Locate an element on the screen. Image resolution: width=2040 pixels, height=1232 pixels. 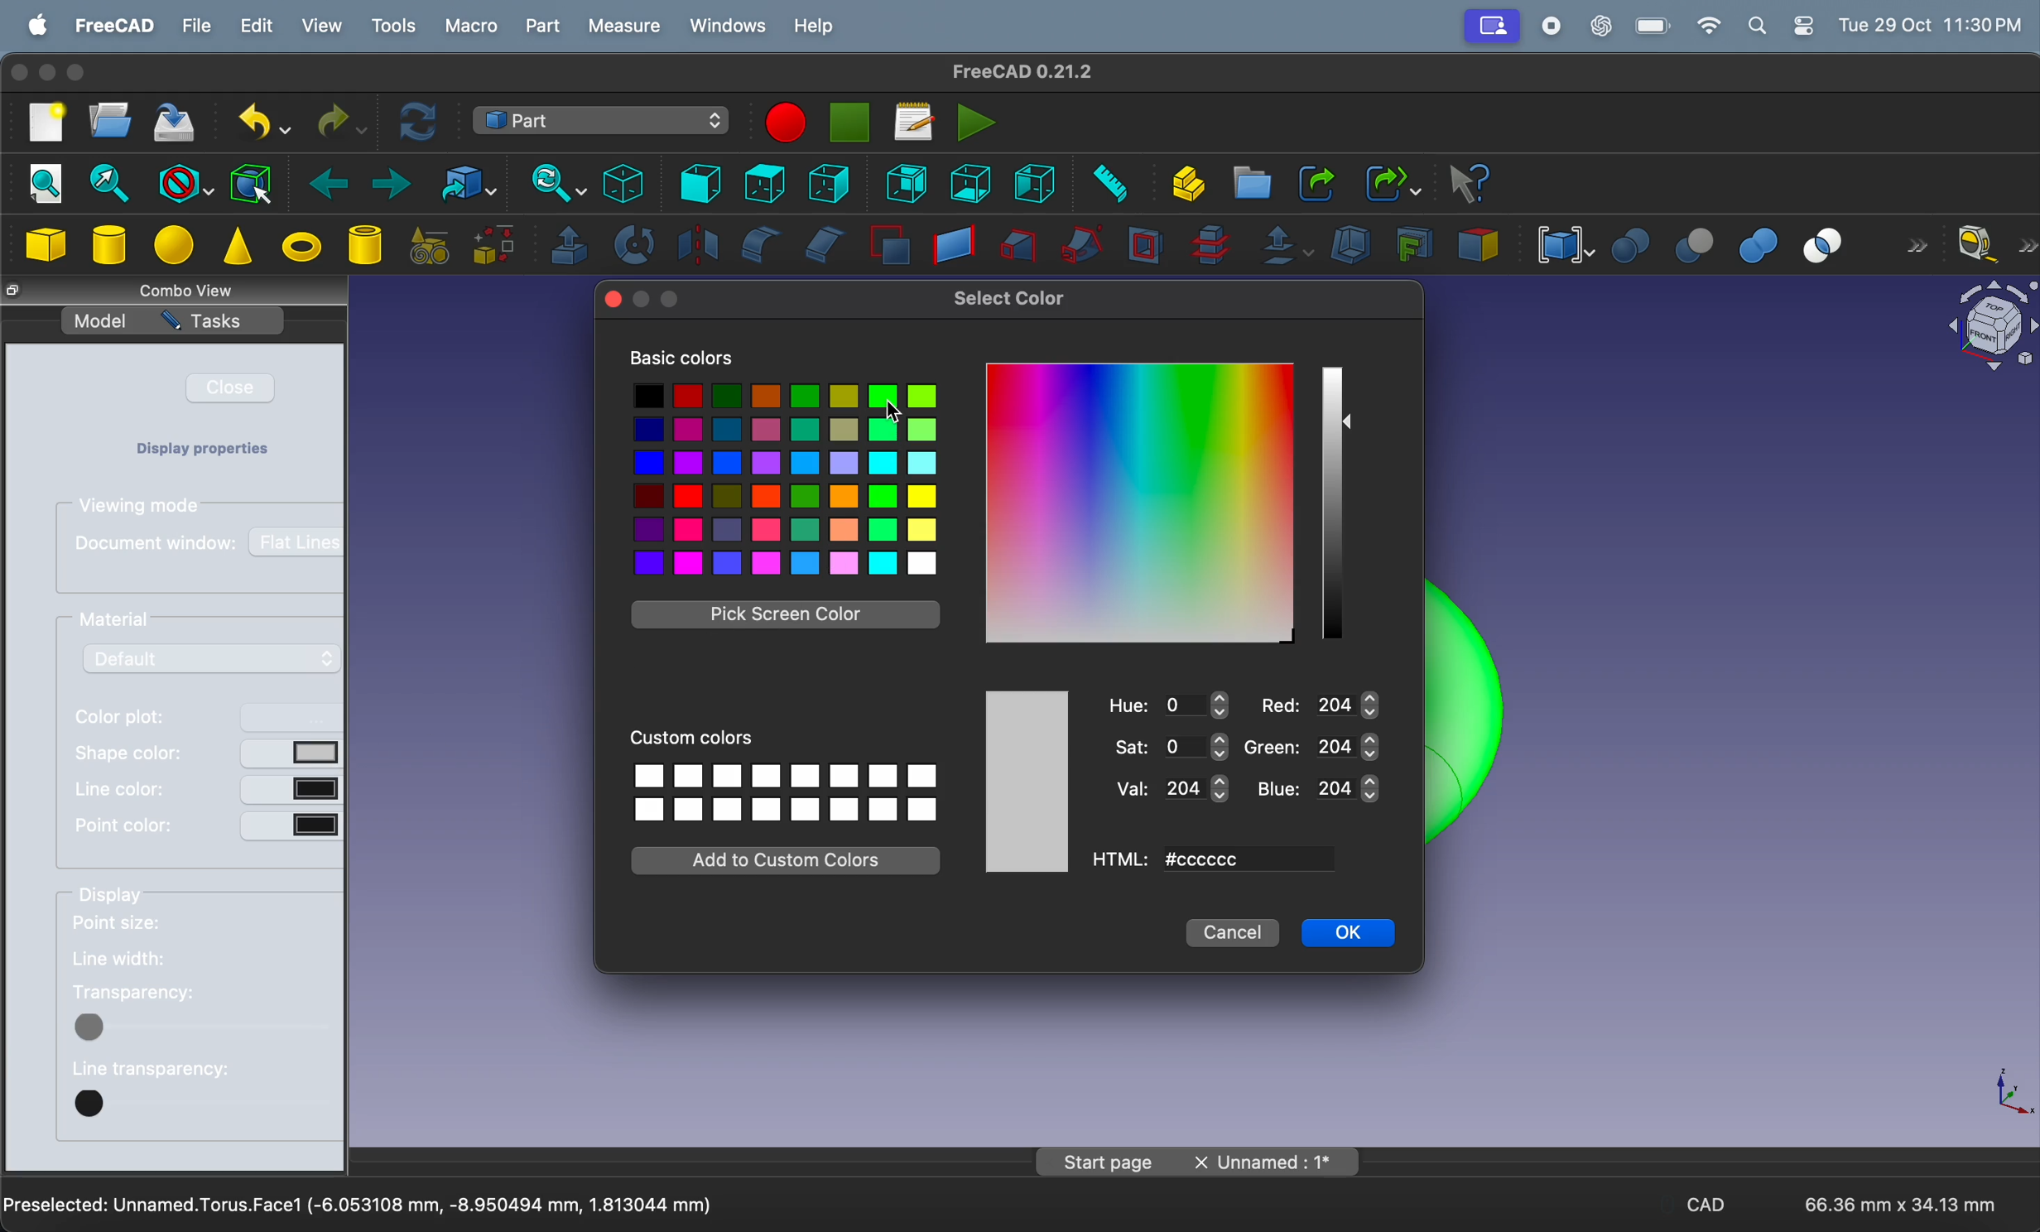
Profile is located at coordinates (1491, 25).